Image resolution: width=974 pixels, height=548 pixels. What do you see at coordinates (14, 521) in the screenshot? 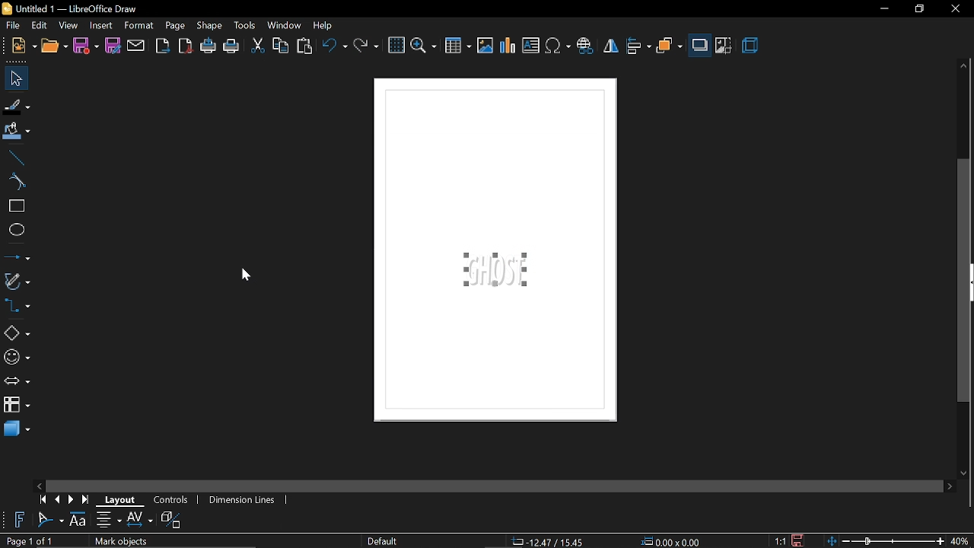
I see `Insert fontwork` at bounding box center [14, 521].